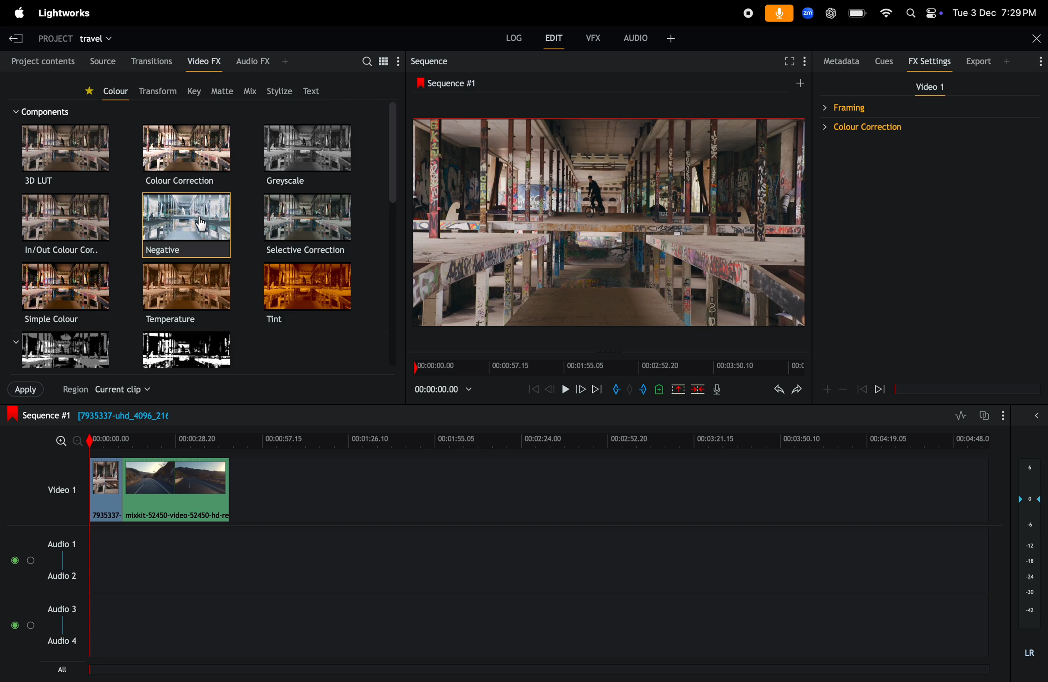 The width and height of the screenshot is (1048, 682). Describe the element at coordinates (797, 390) in the screenshot. I see `redo` at that location.